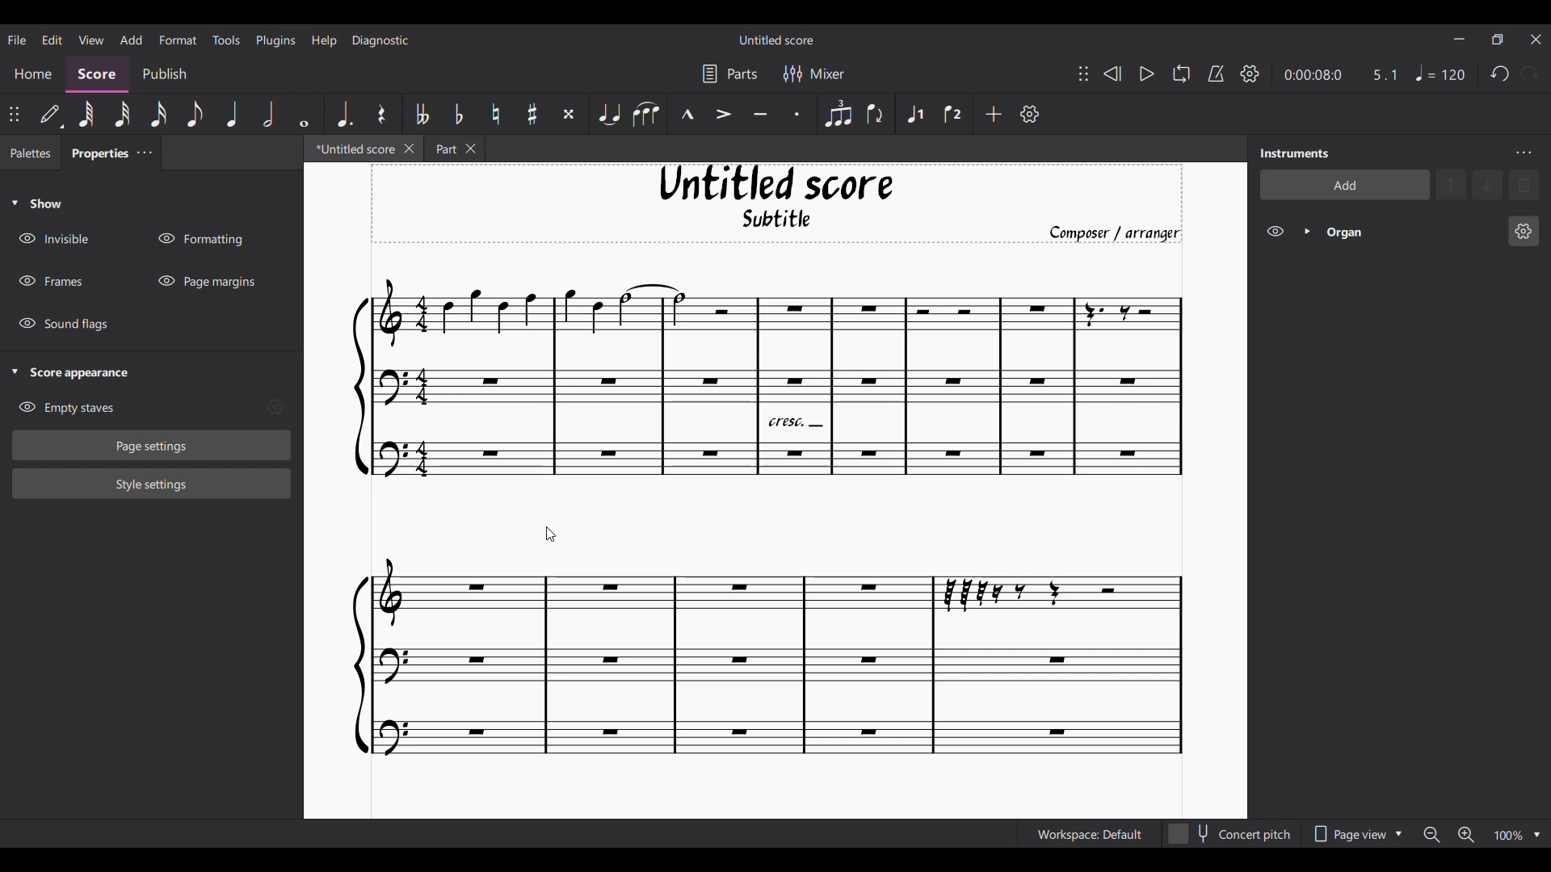  What do you see at coordinates (17, 39) in the screenshot?
I see `File menu` at bounding box center [17, 39].